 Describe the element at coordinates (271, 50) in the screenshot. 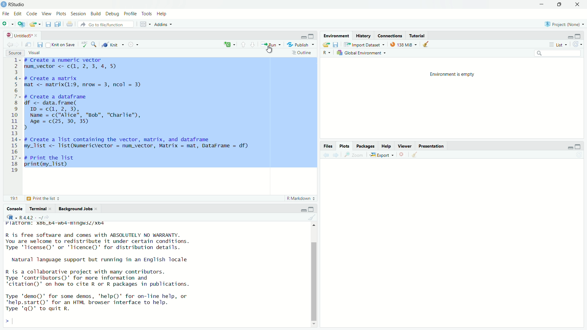

I see `cursor` at that location.